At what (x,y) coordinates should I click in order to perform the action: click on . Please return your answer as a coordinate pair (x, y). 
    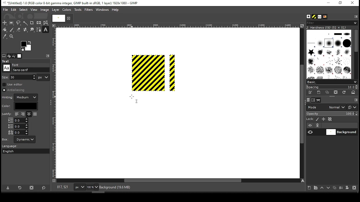
    Looking at the image, I should click on (6, 68).